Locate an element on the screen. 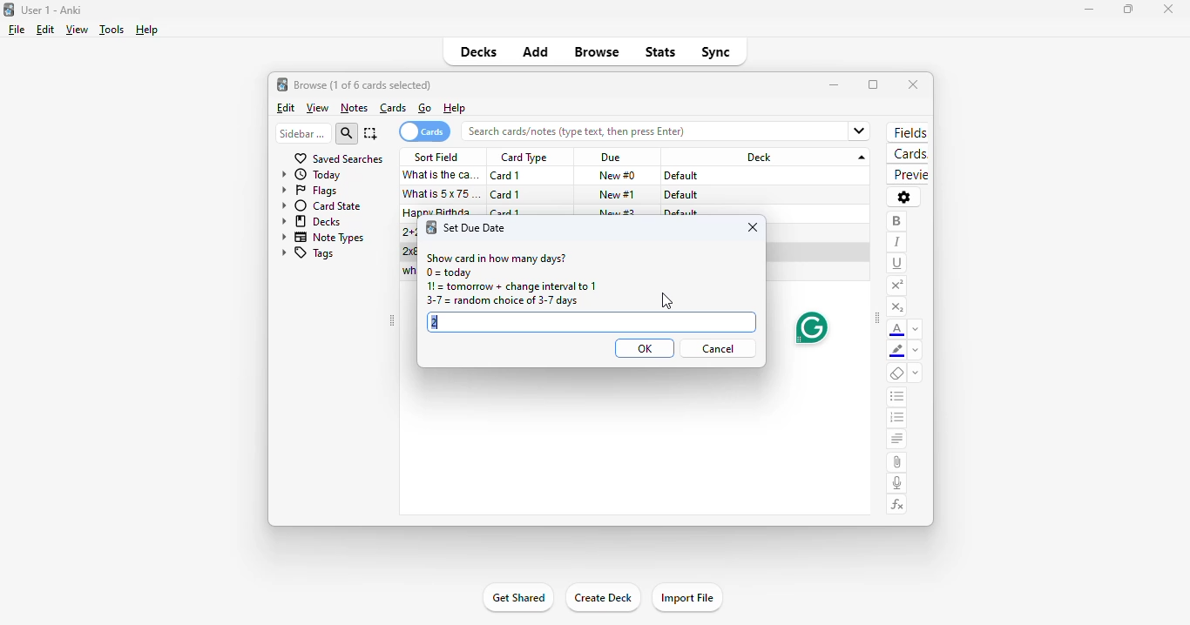 The image size is (1190, 625). flags is located at coordinates (309, 192).